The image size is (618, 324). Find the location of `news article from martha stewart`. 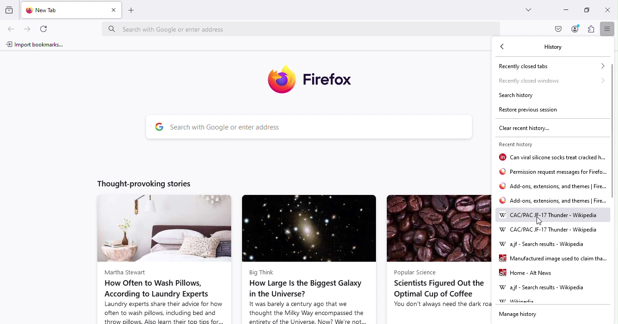

news article from martha stewart is located at coordinates (162, 260).